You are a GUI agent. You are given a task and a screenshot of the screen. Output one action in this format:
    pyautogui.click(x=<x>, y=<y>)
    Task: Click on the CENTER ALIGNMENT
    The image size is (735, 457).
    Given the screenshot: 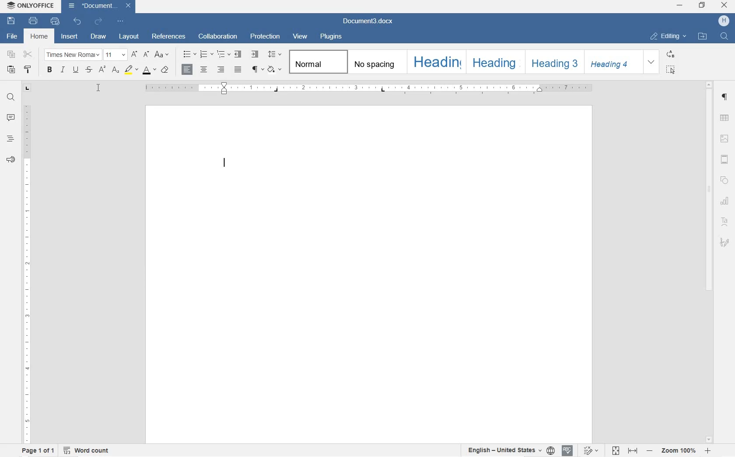 What is the action you would take?
    pyautogui.click(x=204, y=69)
    